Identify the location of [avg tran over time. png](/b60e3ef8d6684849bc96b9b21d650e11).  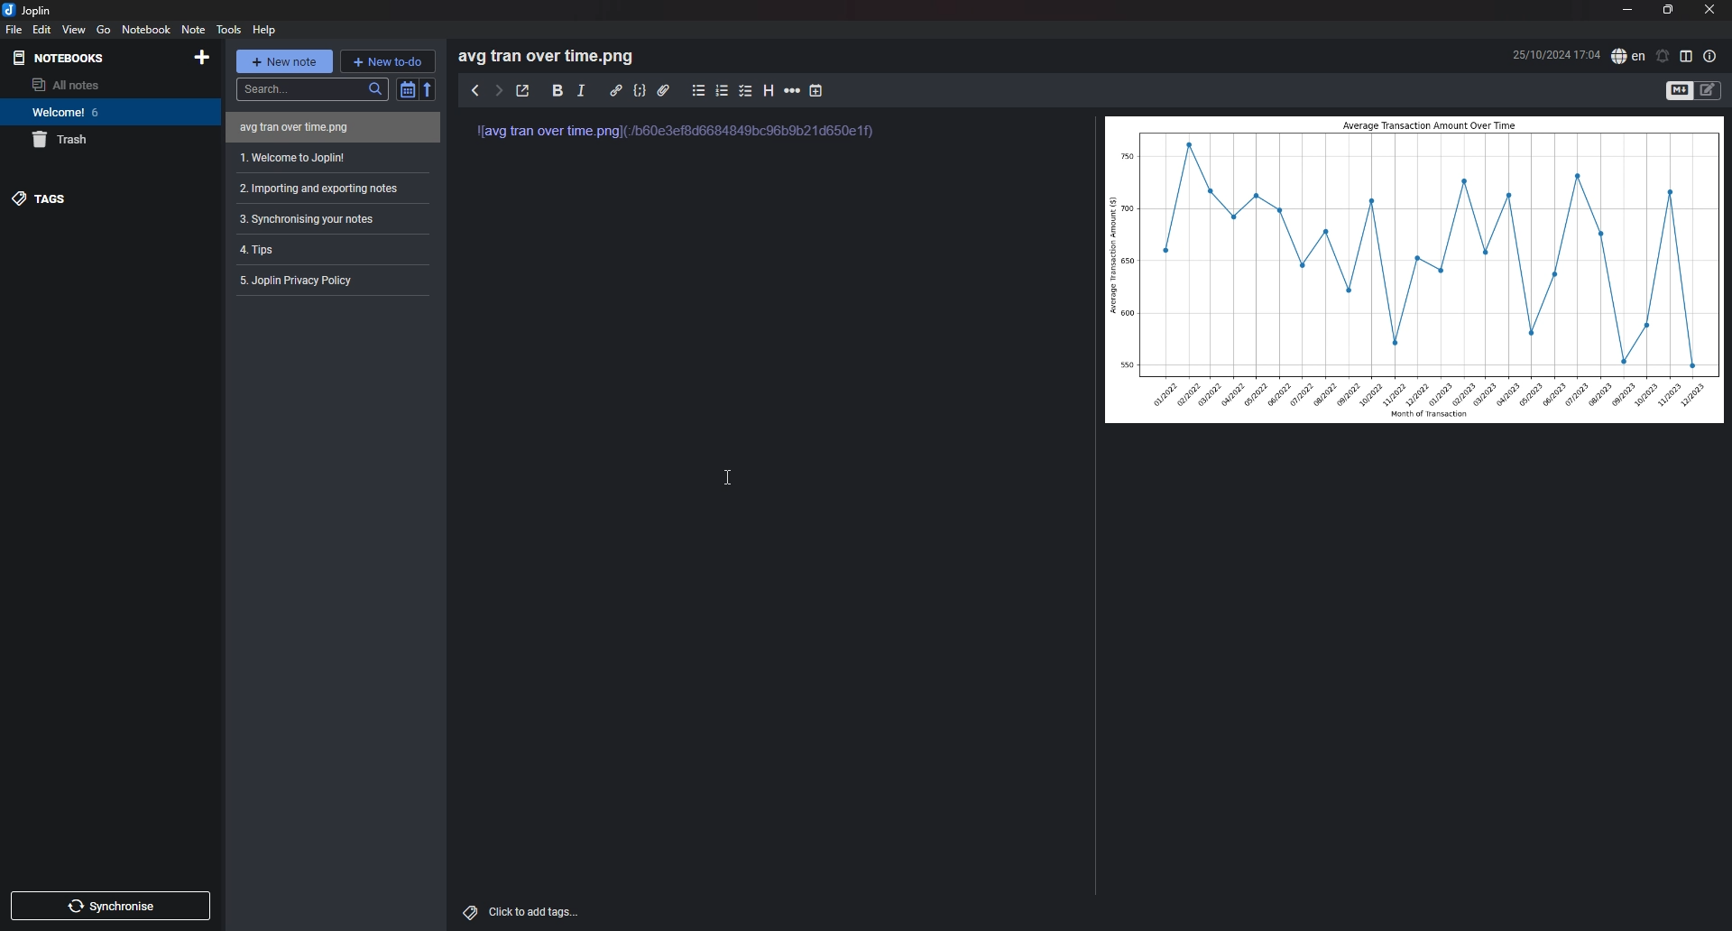
(686, 139).